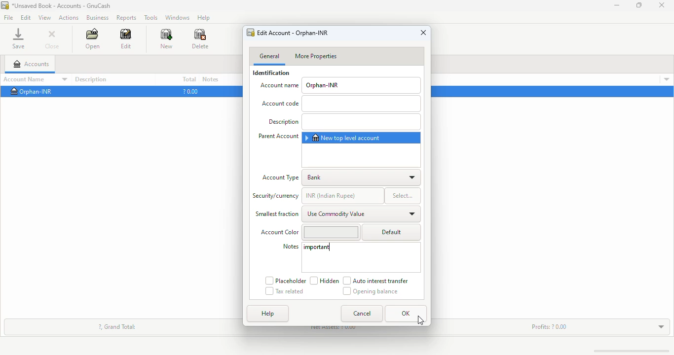 The image size is (674, 355). Describe the element at coordinates (361, 314) in the screenshot. I see `cancel` at that location.